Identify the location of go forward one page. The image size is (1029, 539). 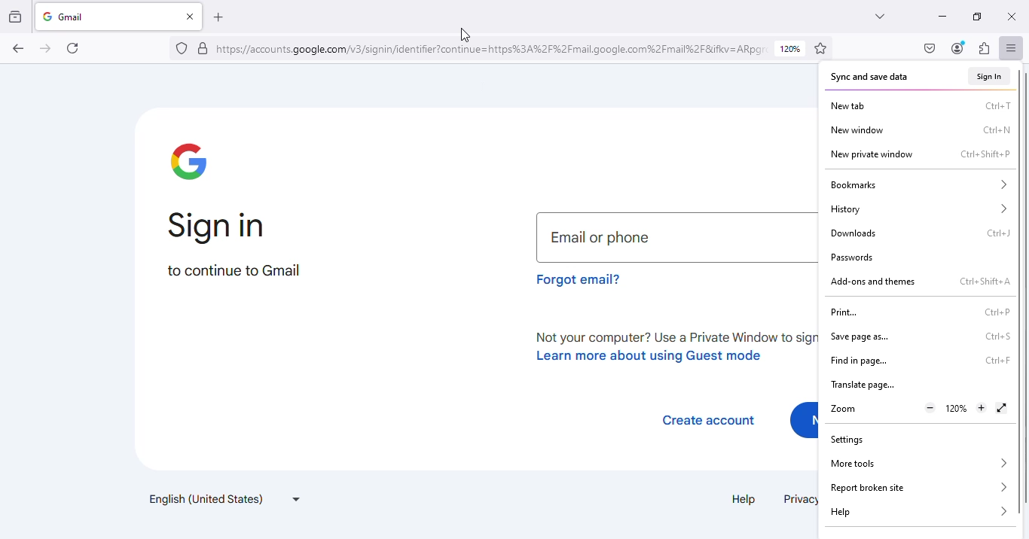
(46, 49).